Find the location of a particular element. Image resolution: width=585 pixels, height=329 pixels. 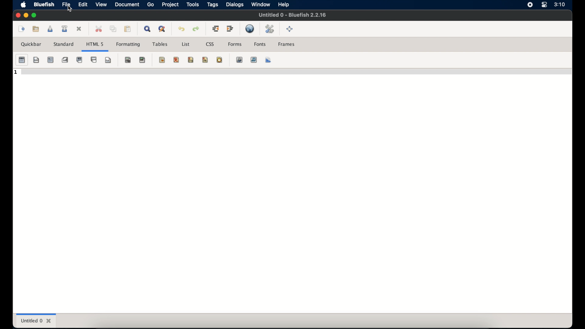

minimize is located at coordinates (26, 16).